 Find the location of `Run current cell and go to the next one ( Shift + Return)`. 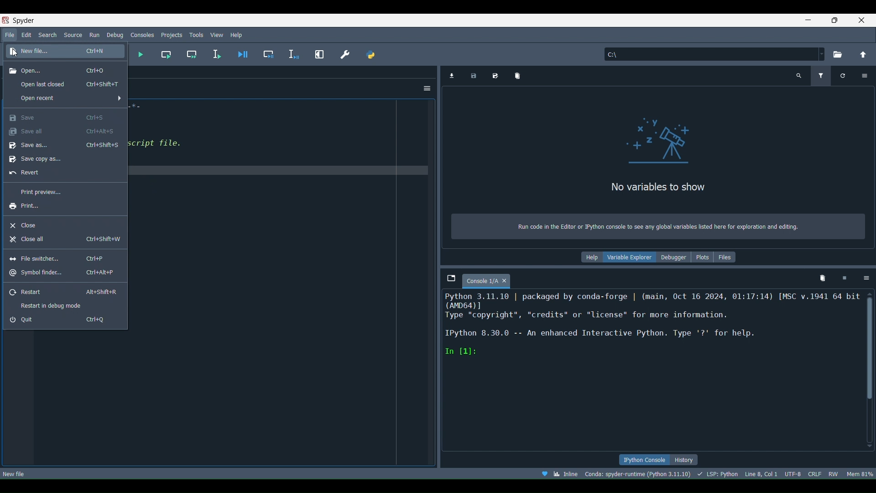

Run current cell and go to the next one ( Shift + Return) is located at coordinates (188, 55).